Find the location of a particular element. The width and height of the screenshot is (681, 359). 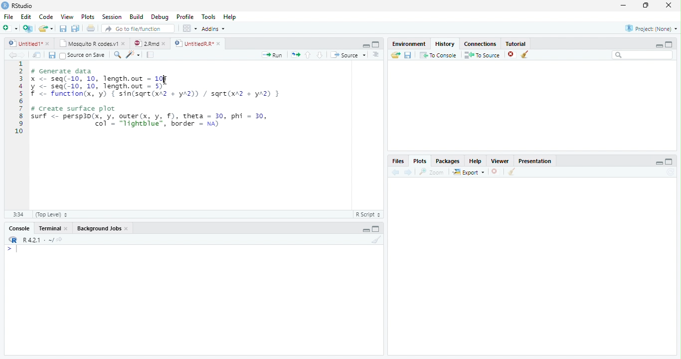

New file is located at coordinates (9, 28).